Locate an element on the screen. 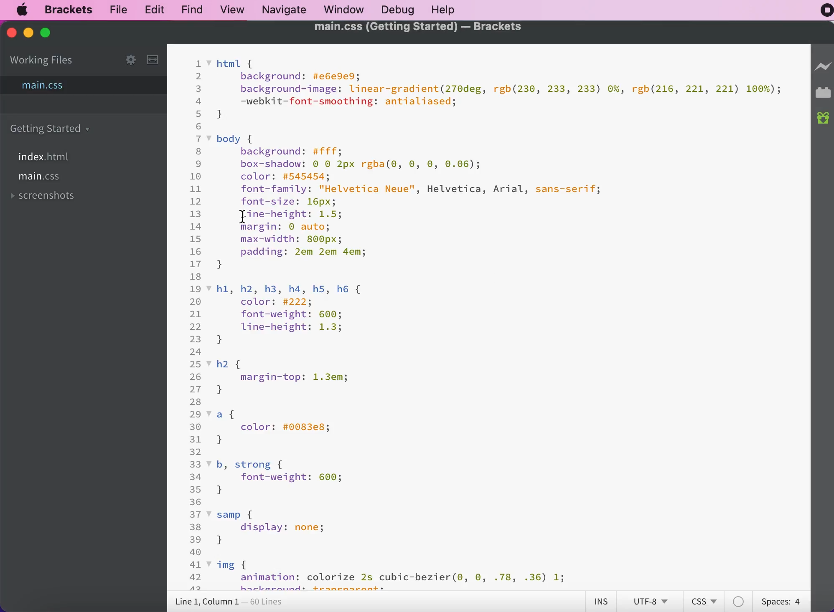  11 is located at coordinates (196, 189).